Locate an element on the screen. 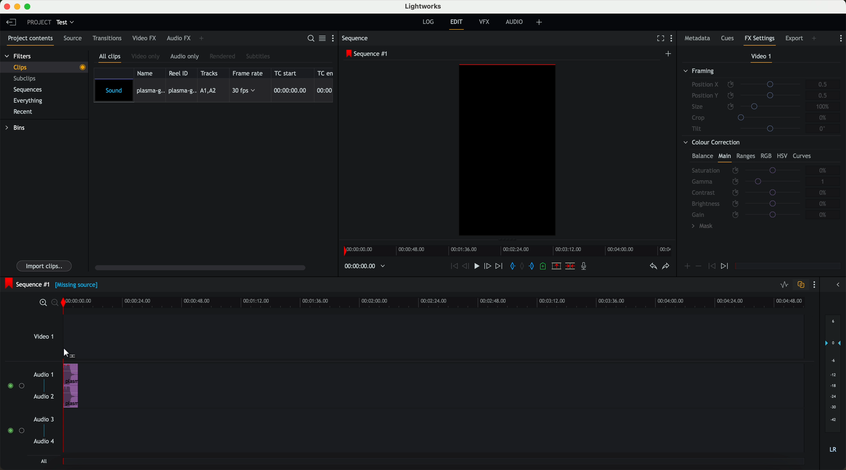  sequence is located at coordinates (357, 39).